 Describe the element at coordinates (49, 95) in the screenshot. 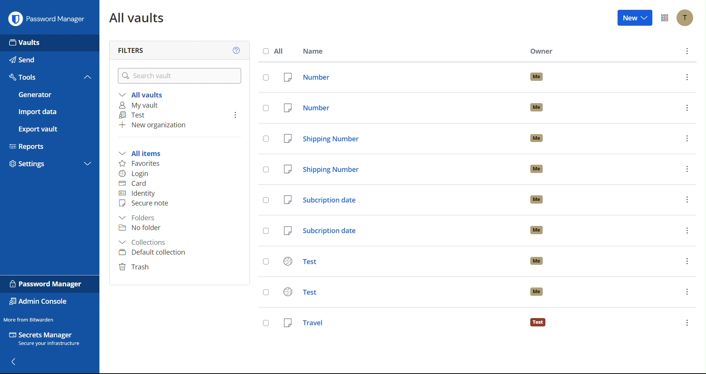

I see `Generator` at that location.